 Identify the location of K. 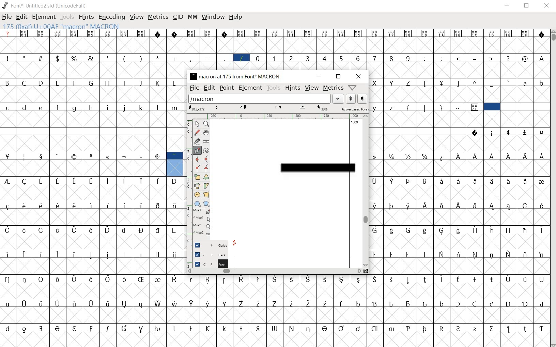
(158, 82).